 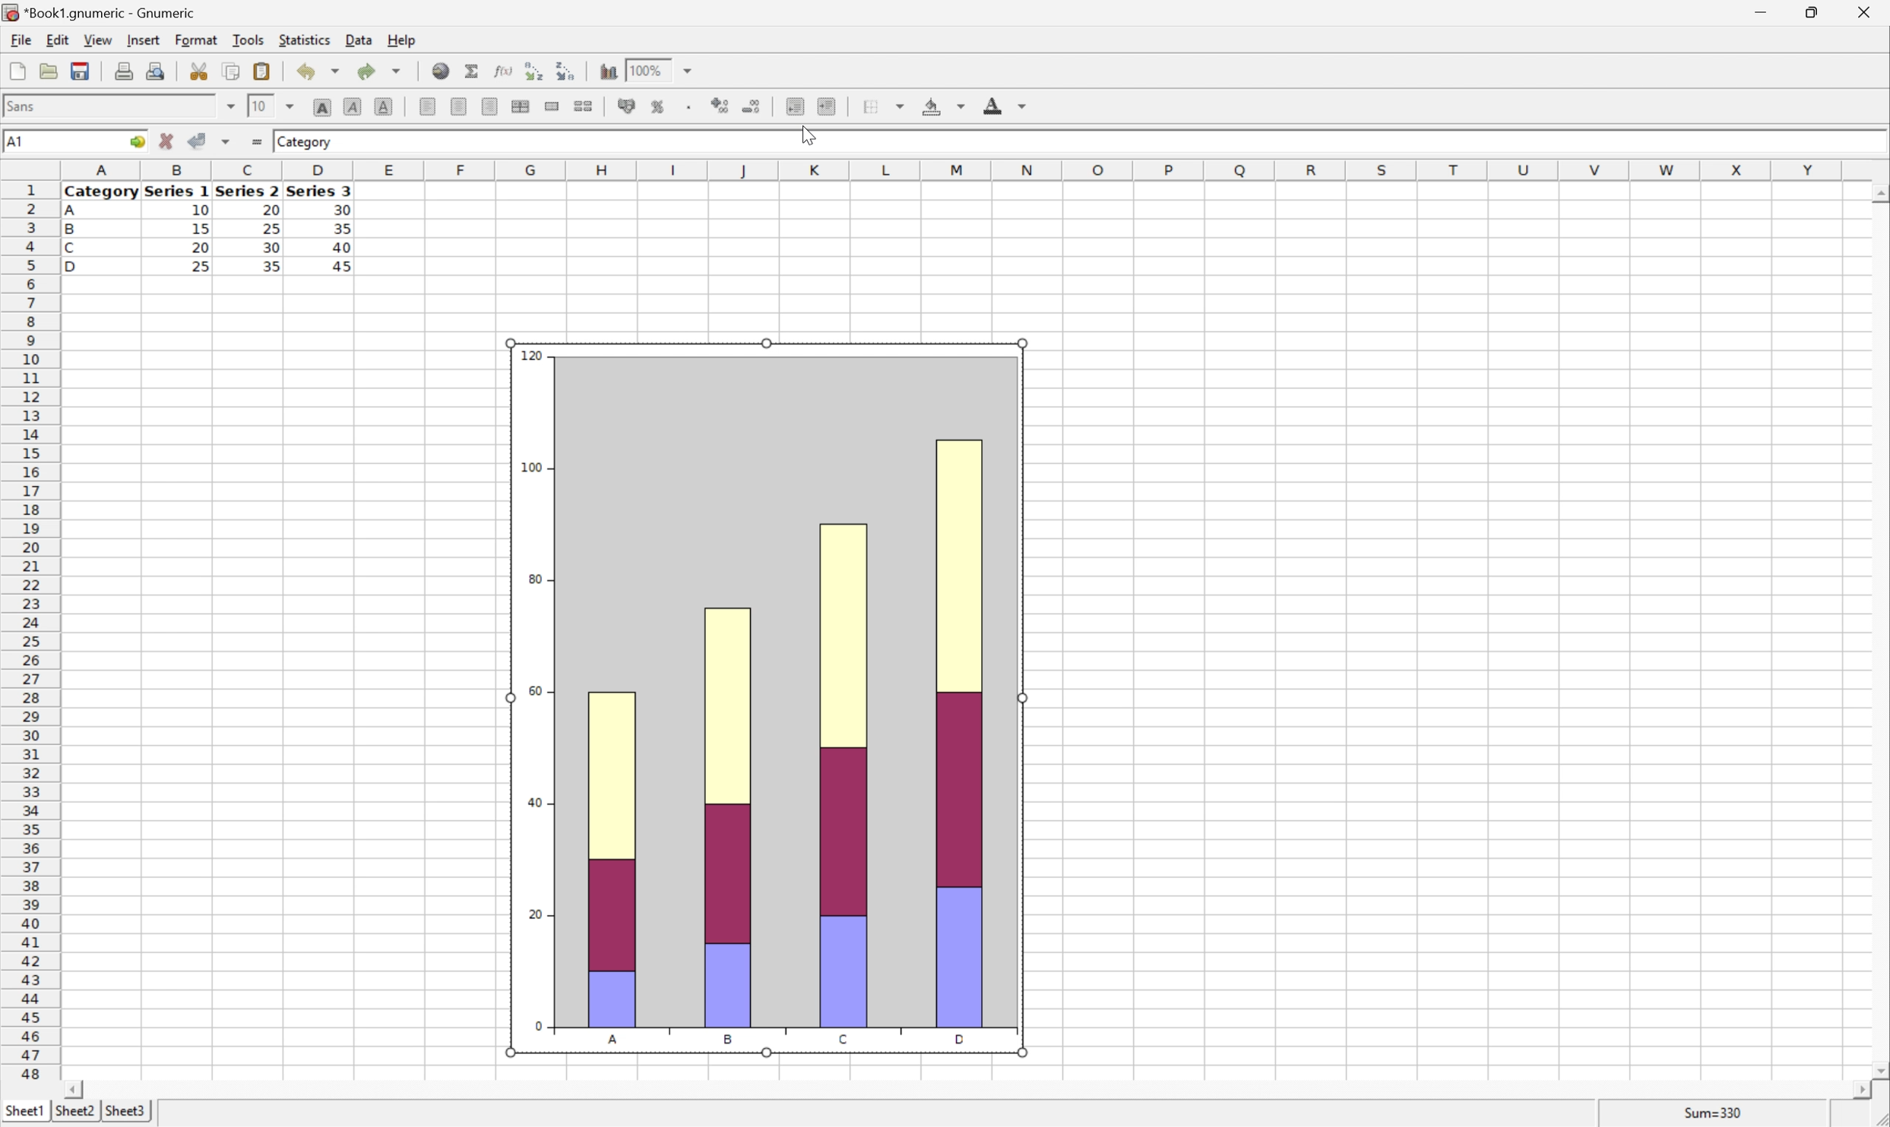 I want to click on Increase indent, and align the contents to the left, so click(x=826, y=108).